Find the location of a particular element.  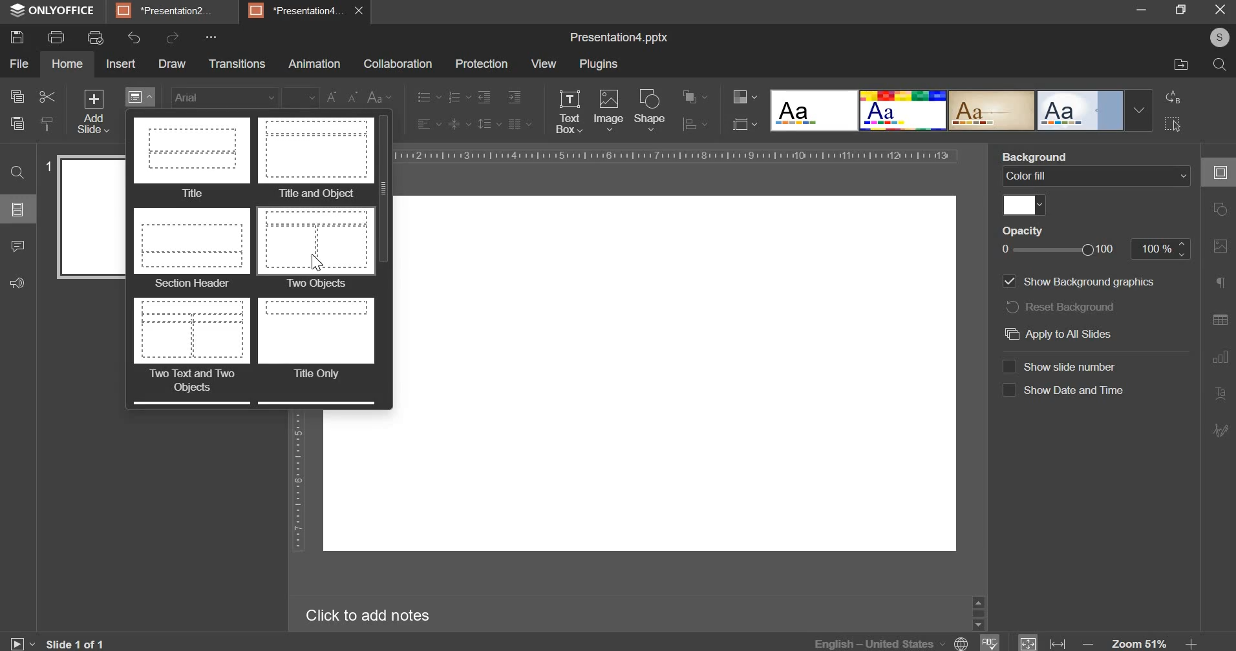

collaboration is located at coordinates (397, 65).